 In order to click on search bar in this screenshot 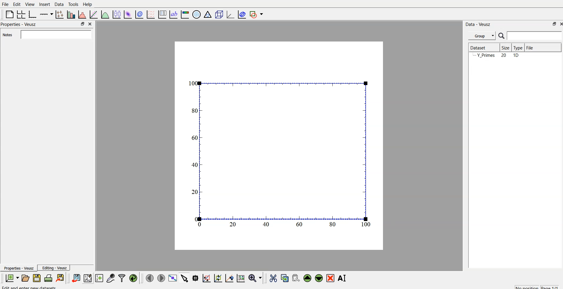, I will do `click(55, 34)`.